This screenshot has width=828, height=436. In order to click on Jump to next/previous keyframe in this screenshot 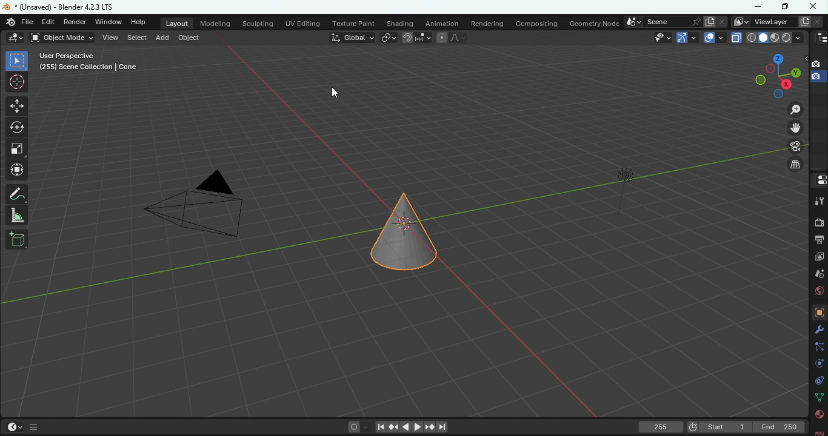, I will do `click(427, 427)`.